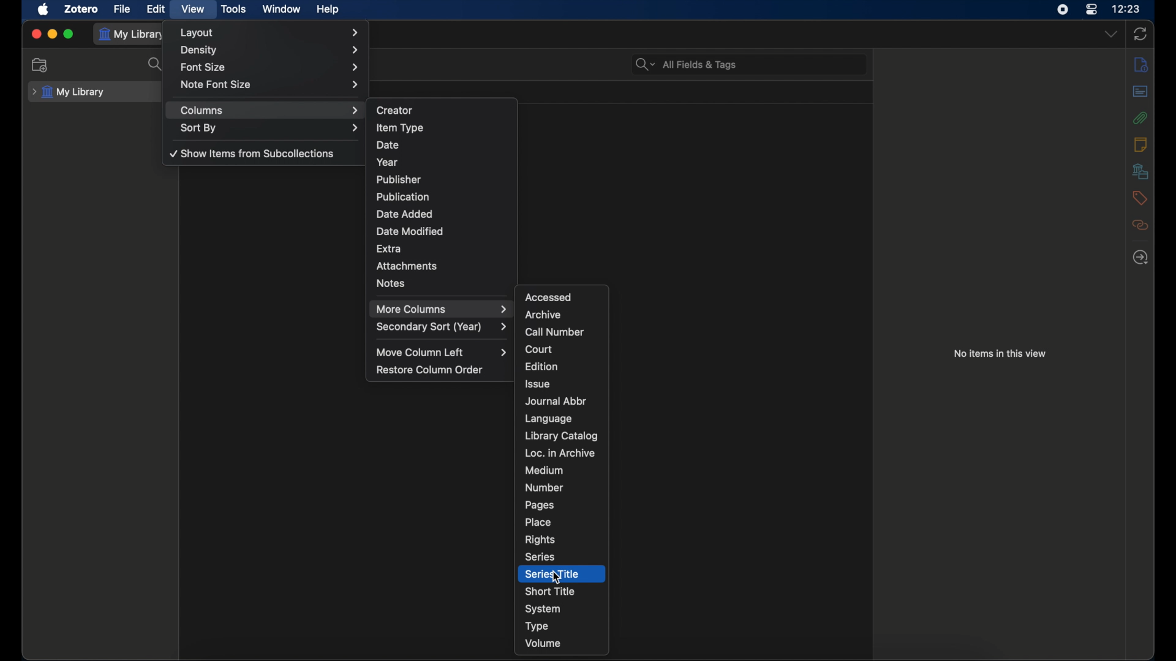 This screenshot has width=1176, height=661. Describe the element at coordinates (1140, 91) in the screenshot. I see `abstract` at that location.